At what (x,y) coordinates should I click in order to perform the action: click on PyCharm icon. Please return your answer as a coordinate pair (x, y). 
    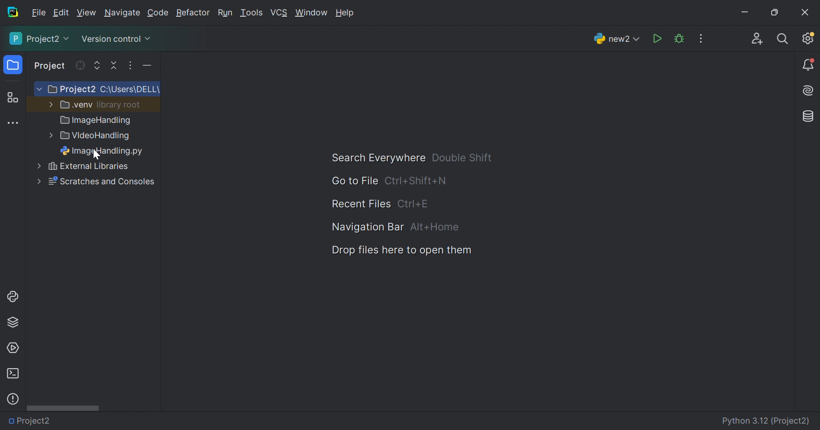
    Looking at the image, I should click on (12, 12).